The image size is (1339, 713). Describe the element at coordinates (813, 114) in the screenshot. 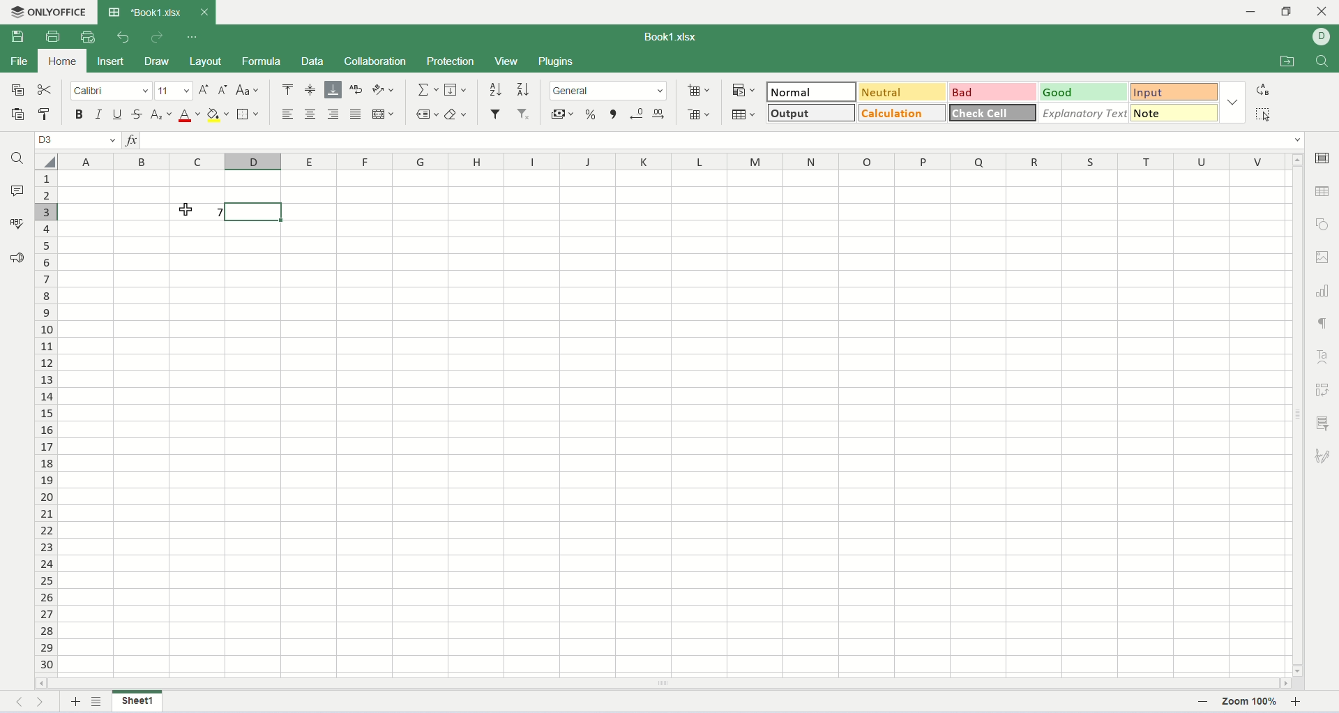

I see `output` at that location.